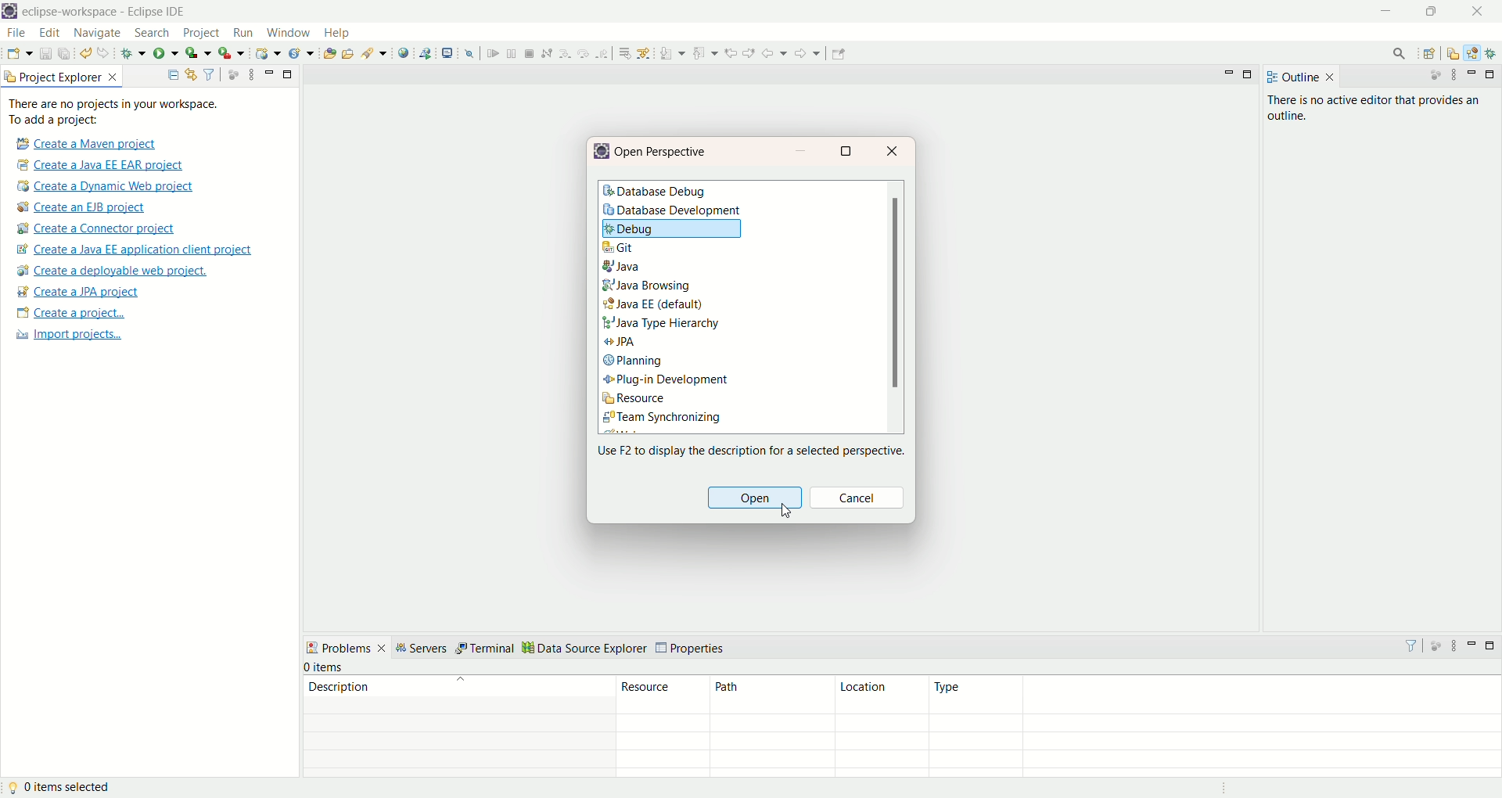 This screenshot has width=1502, height=798. Describe the element at coordinates (841, 54) in the screenshot. I see `pin editor` at that location.